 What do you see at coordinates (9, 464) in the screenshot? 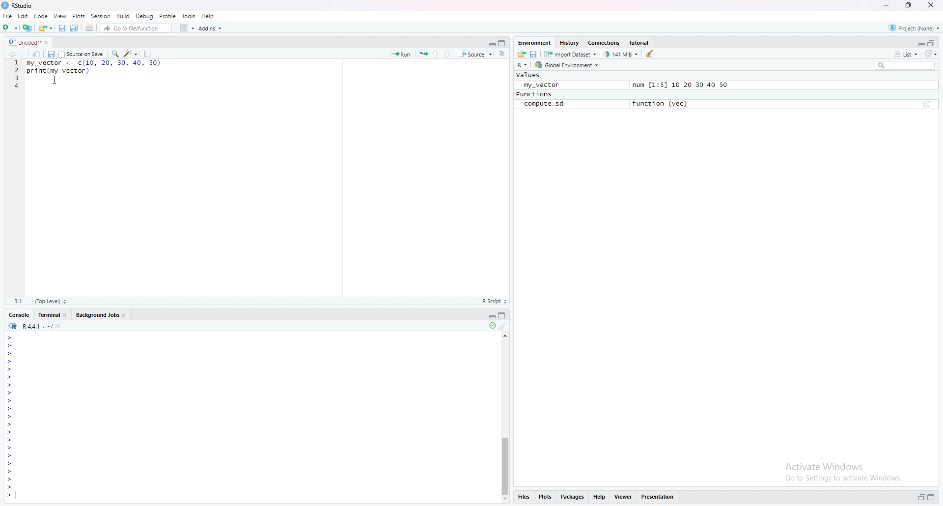
I see `Prompt cursor` at bounding box center [9, 464].